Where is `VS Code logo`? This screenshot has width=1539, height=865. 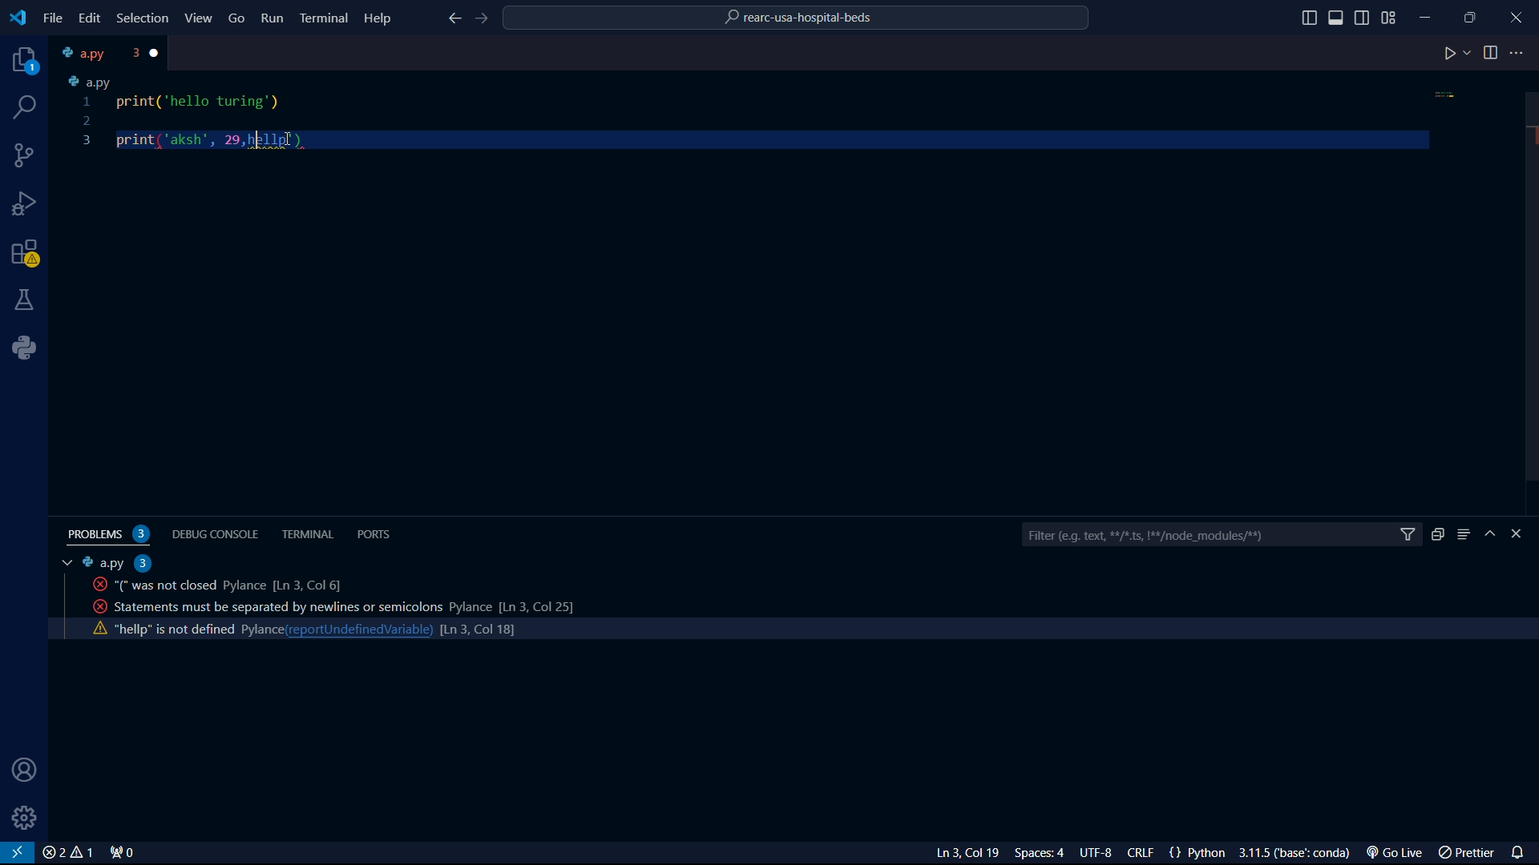 VS Code logo is located at coordinates (16, 16).